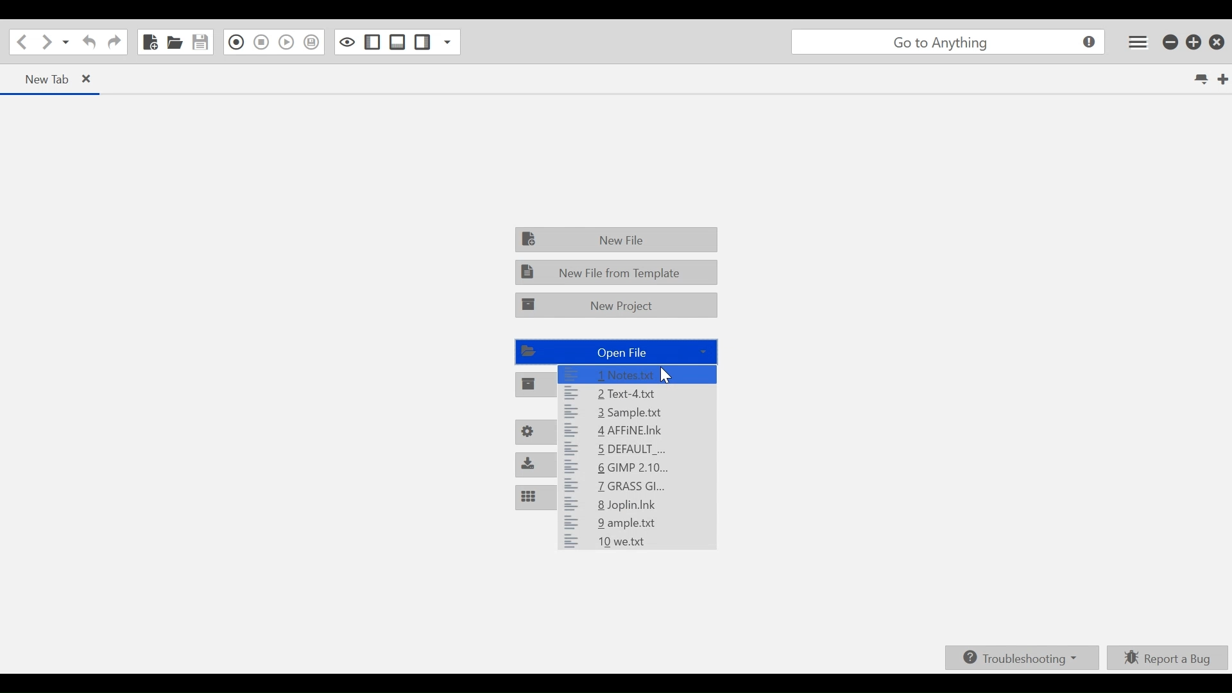  Describe the element at coordinates (91, 79) in the screenshot. I see `close` at that location.